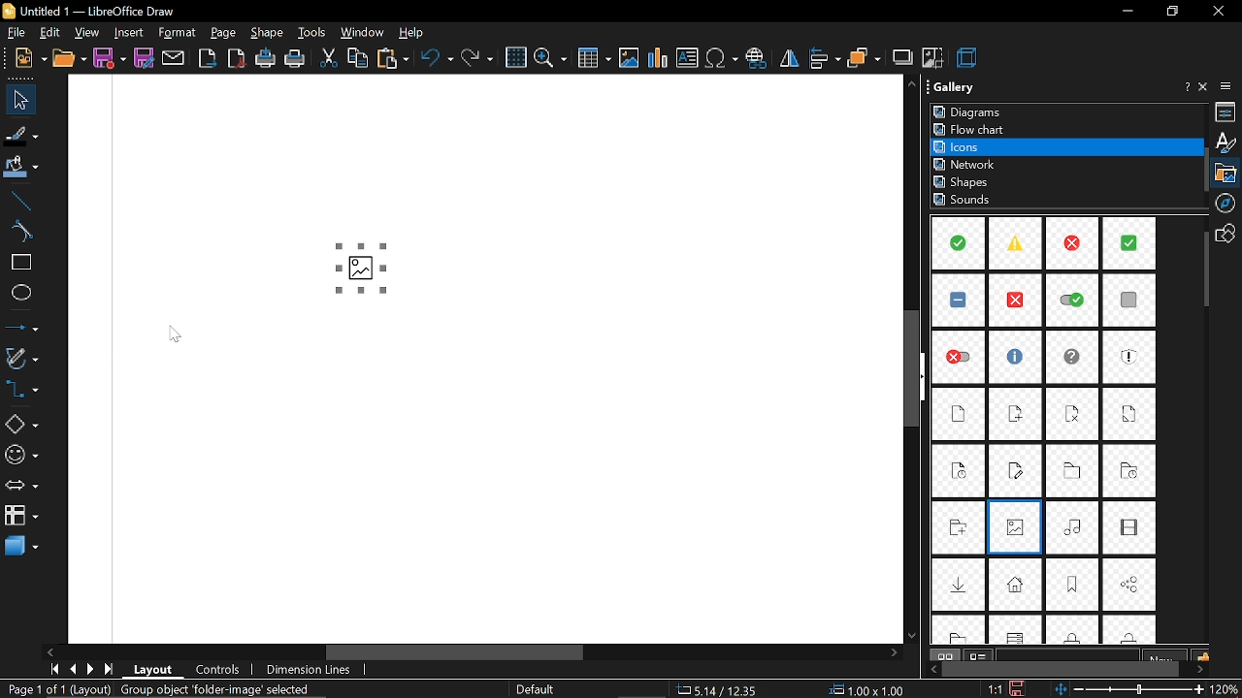 Image resolution: width=1242 pixels, height=698 pixels. I want to click on format, so click(178, 34).